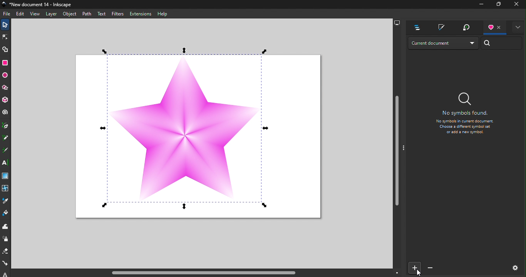  Describe the element at coordinates (69, 14) in the screenshot. I see `Object` at that location.